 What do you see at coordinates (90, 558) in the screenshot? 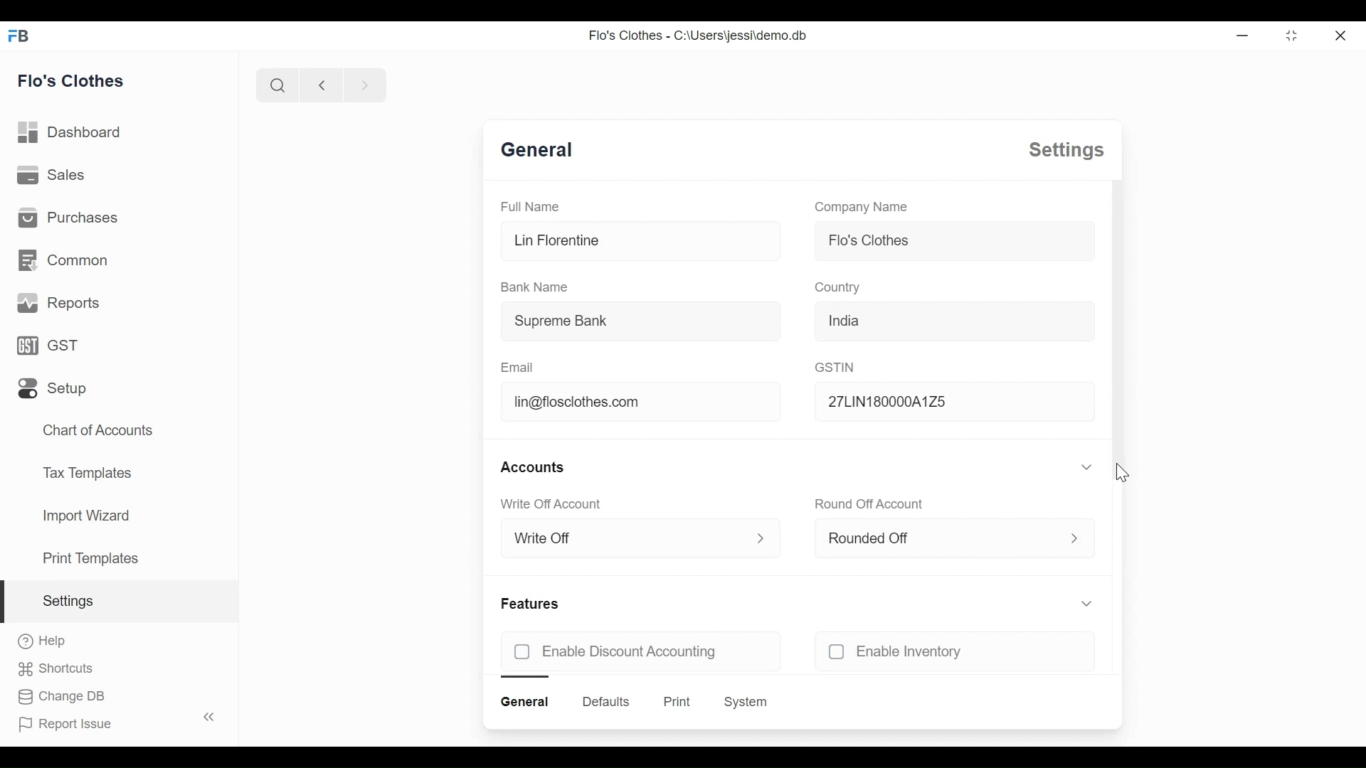
I see `Print Templates` at bounding box center [90, 558].